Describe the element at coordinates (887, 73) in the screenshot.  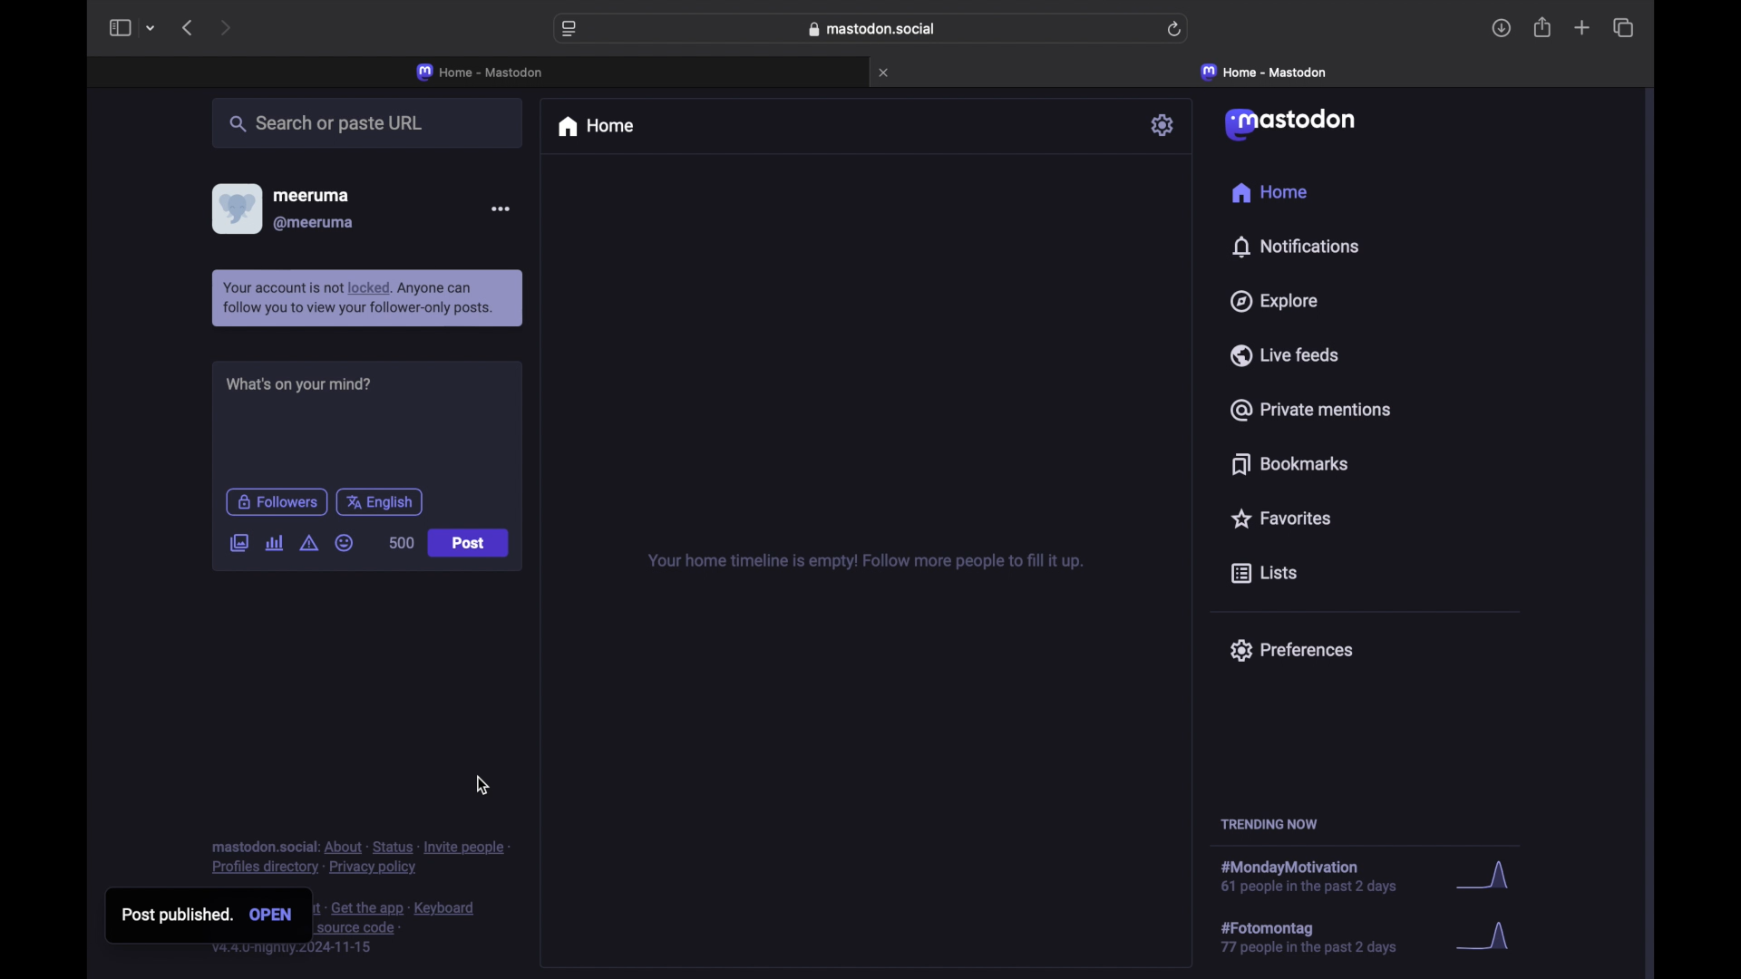
I see `close` at that location.